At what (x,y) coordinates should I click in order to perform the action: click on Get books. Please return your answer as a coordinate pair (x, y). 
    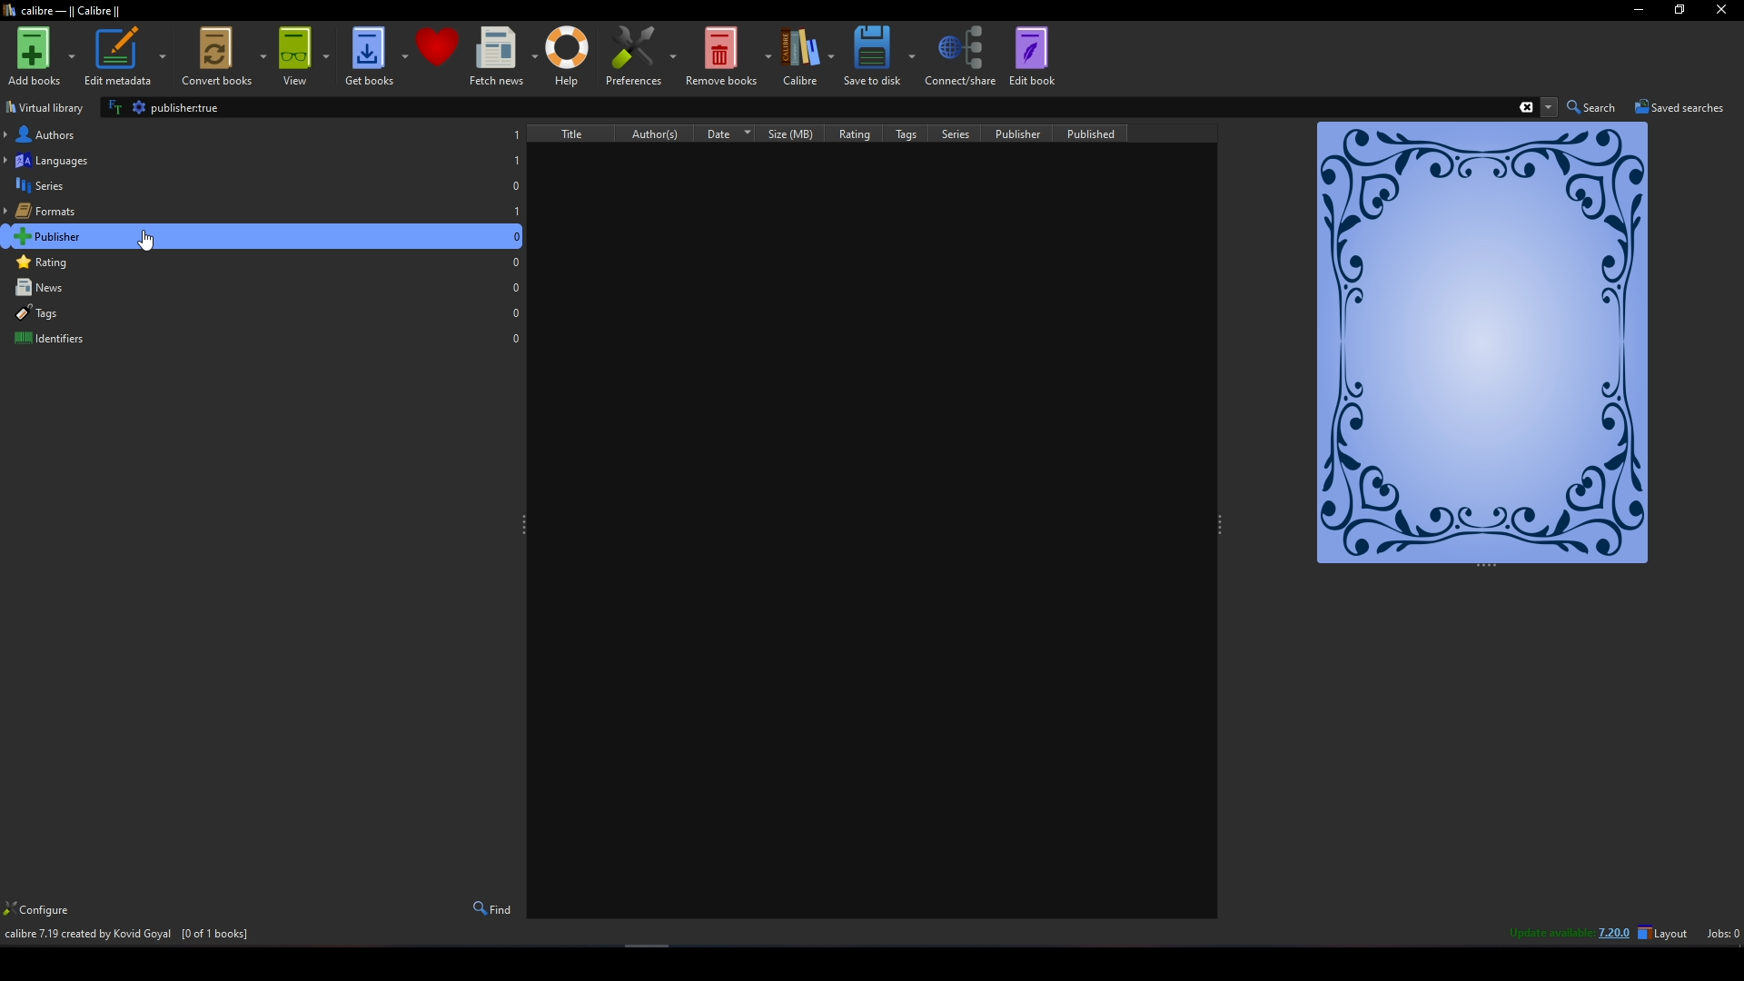
    Looking at the image, I should click on (376, 55).